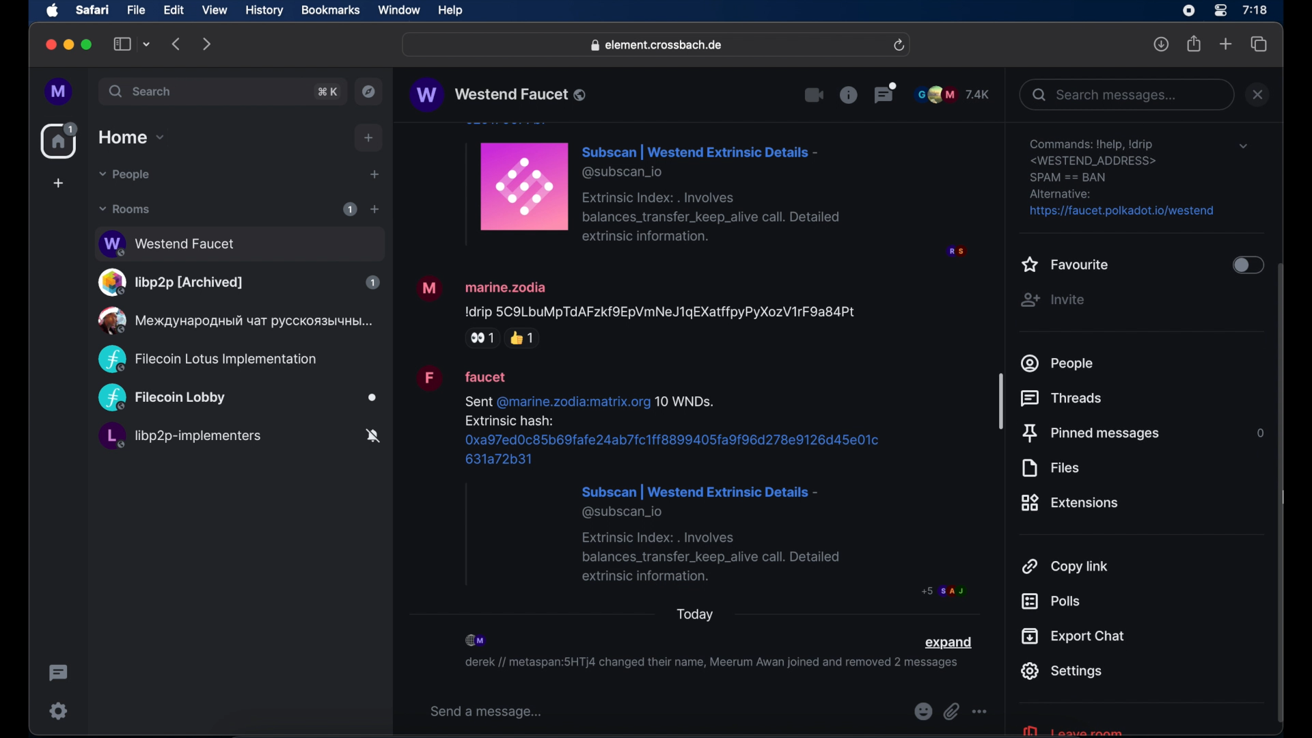 Image resolution: width=1312 pixels, height=738 pixels. What do you see at coordinates (1258, 94) in the screenshot?
I see `close` at bounding box center [1258, 94].